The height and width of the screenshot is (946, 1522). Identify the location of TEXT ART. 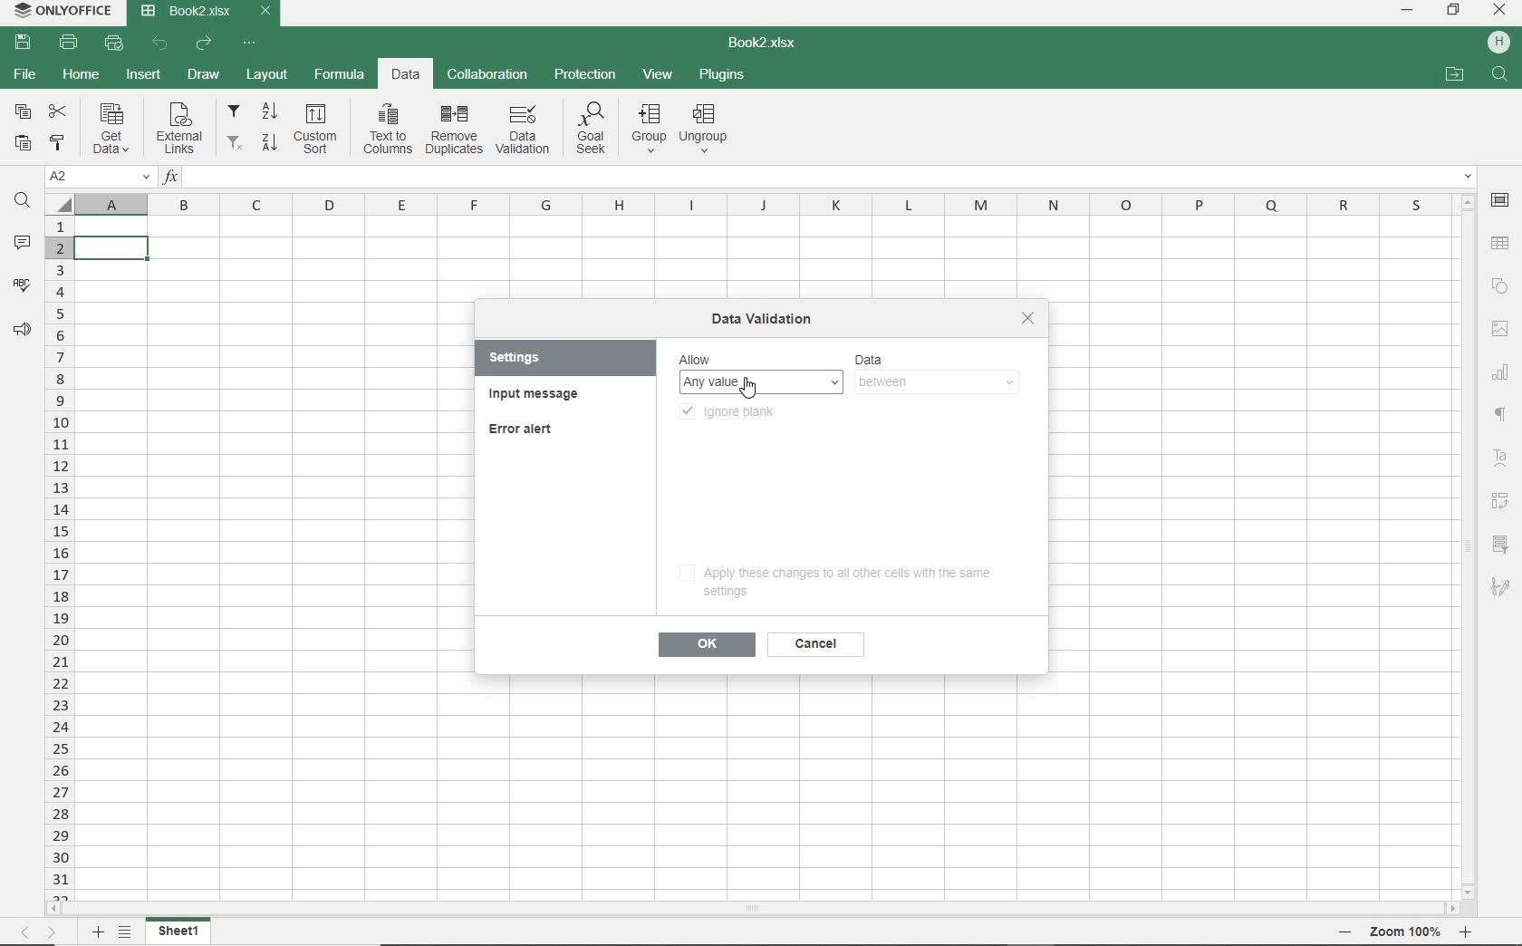
(1501, 459).